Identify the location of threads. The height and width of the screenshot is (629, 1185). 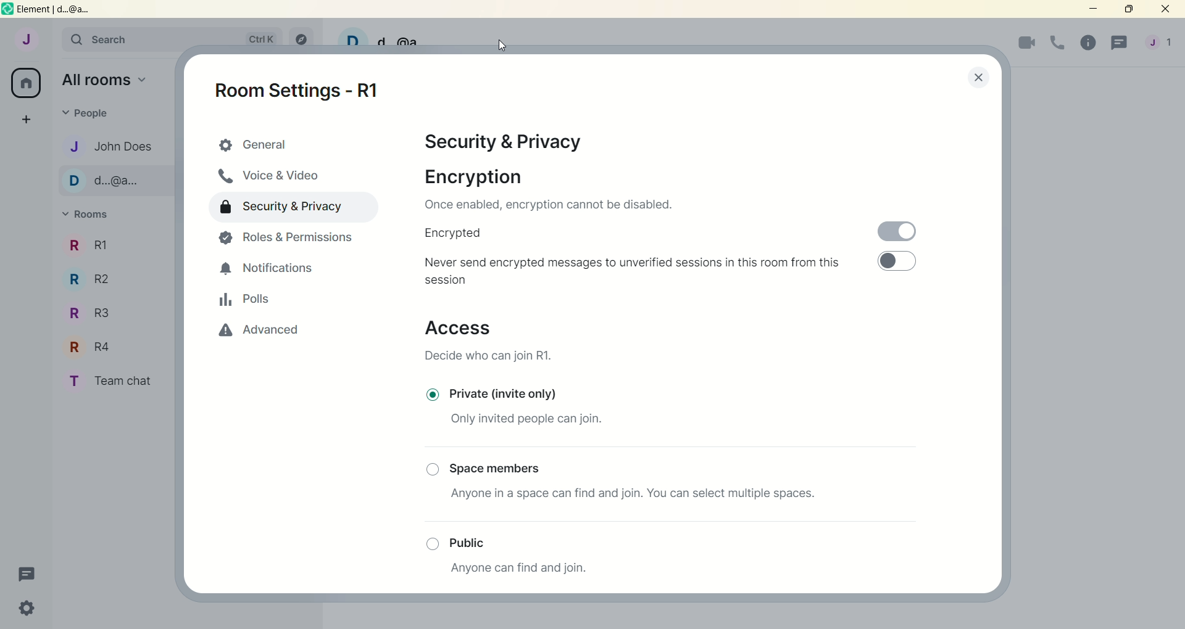
(1117, 44).